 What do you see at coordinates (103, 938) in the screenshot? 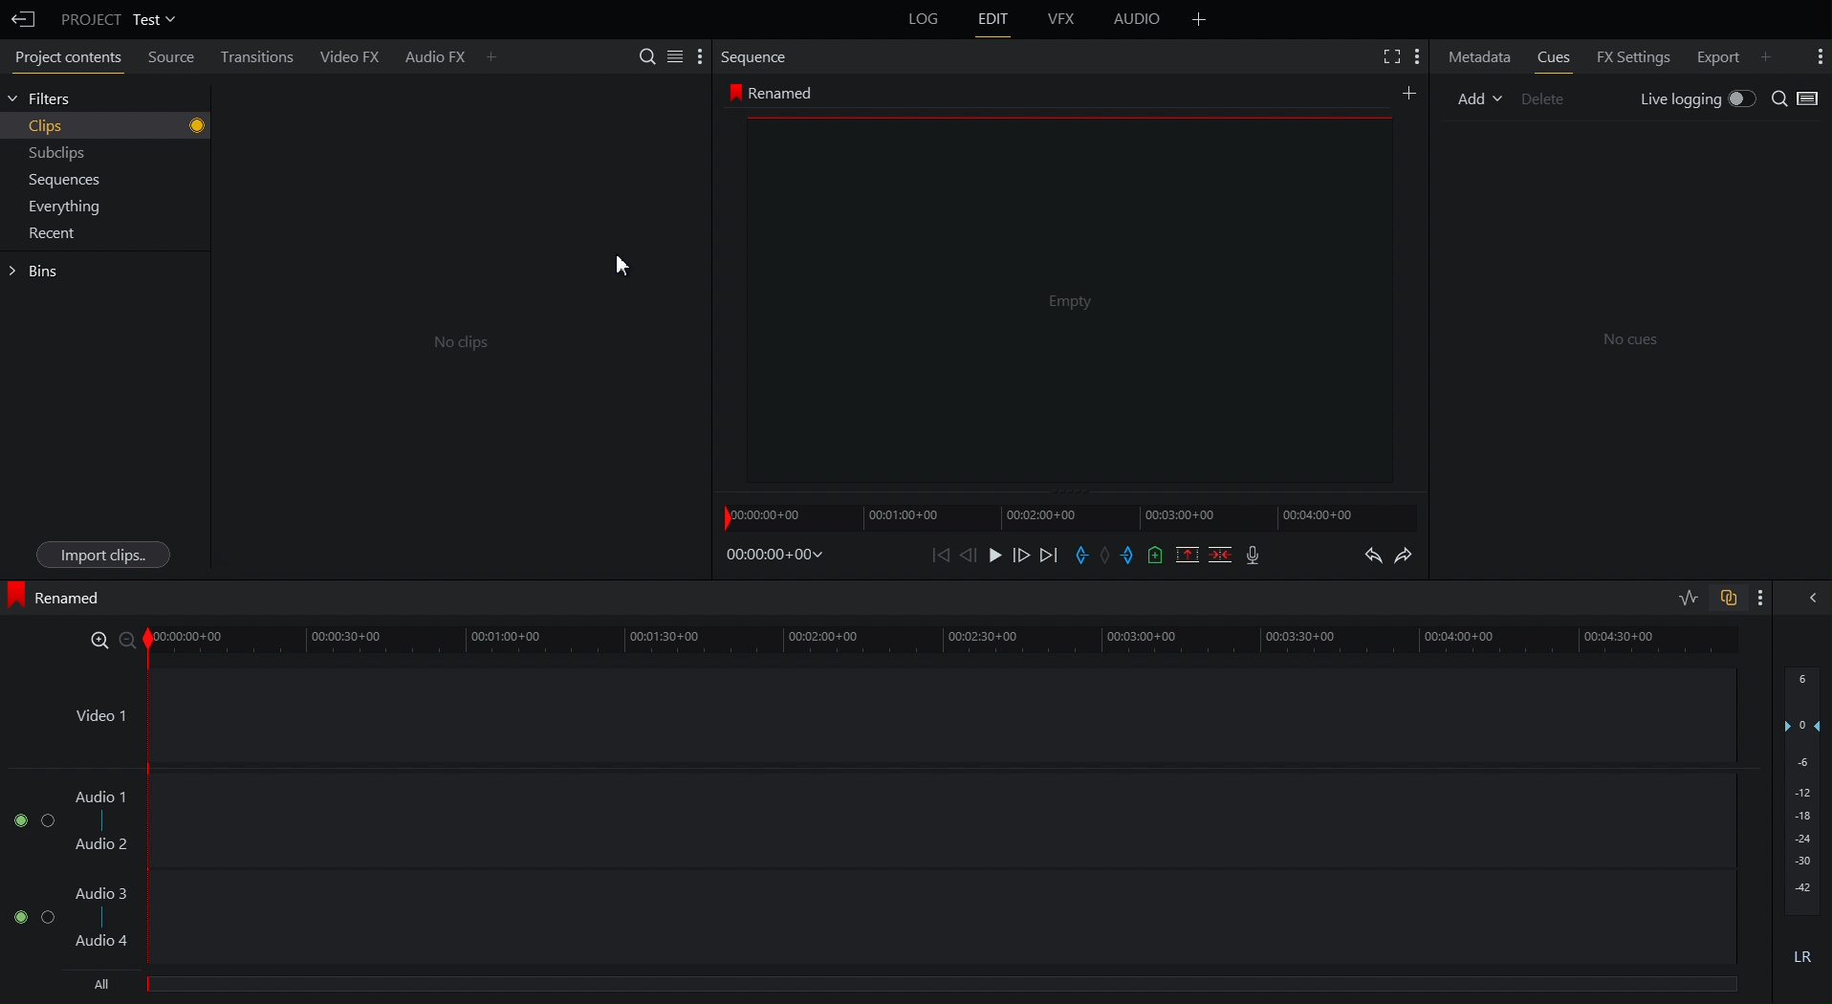
I see `Audio 4` at bounding box center [103, 938].